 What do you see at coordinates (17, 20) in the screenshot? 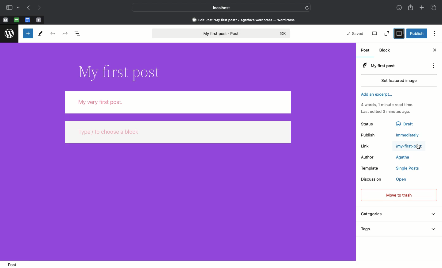
I see `pinned tabs` at bounding box center [17, 20].